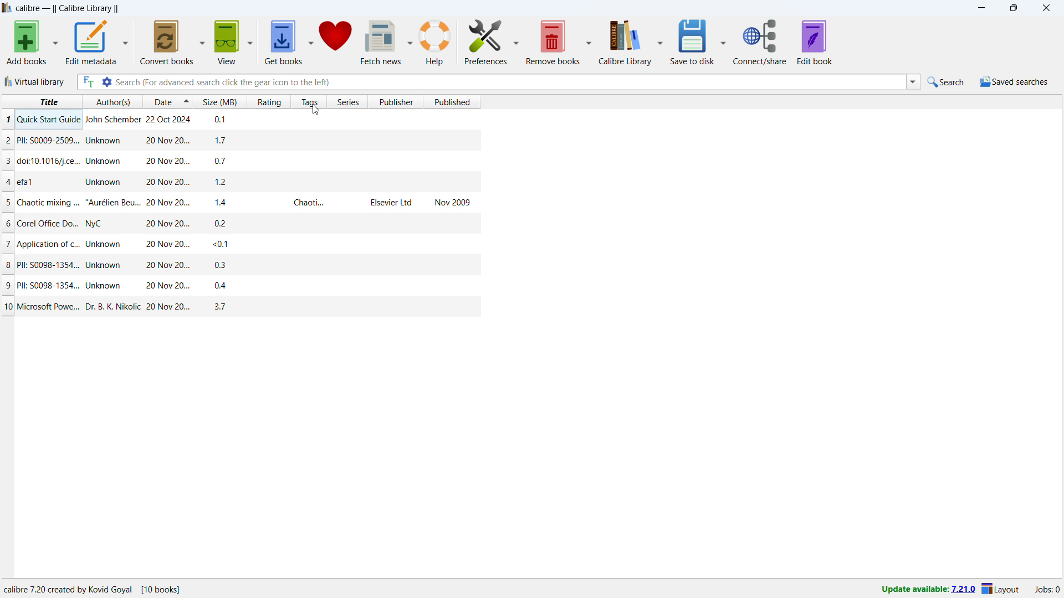  What do you see at coordinates (161, 101) in the screenshot?
I see `sort by date` at bounding box center [161, 101].